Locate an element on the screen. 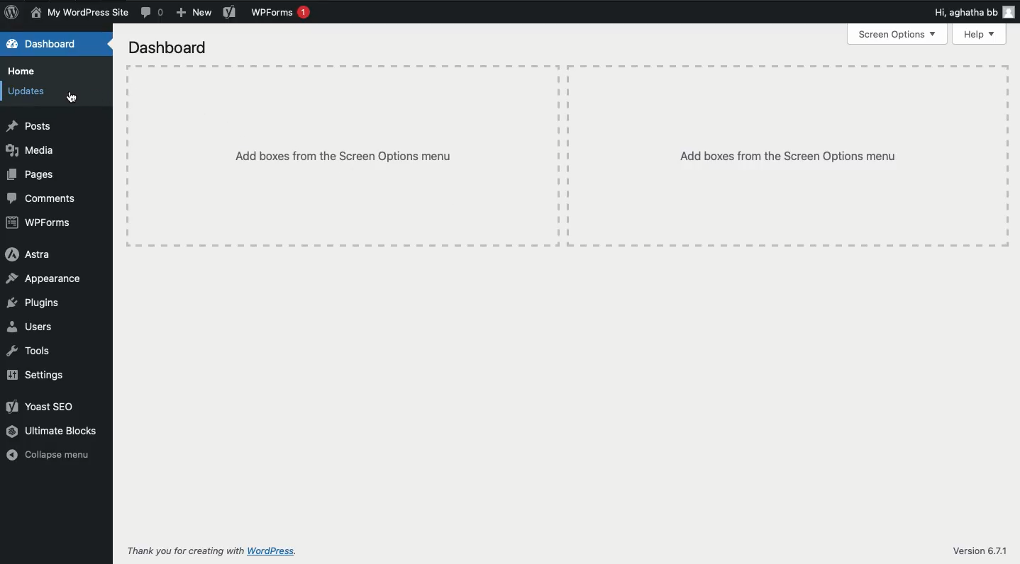 The width and height of the screenshot is (1020, 564). Name is located at coordinates (82, 13).